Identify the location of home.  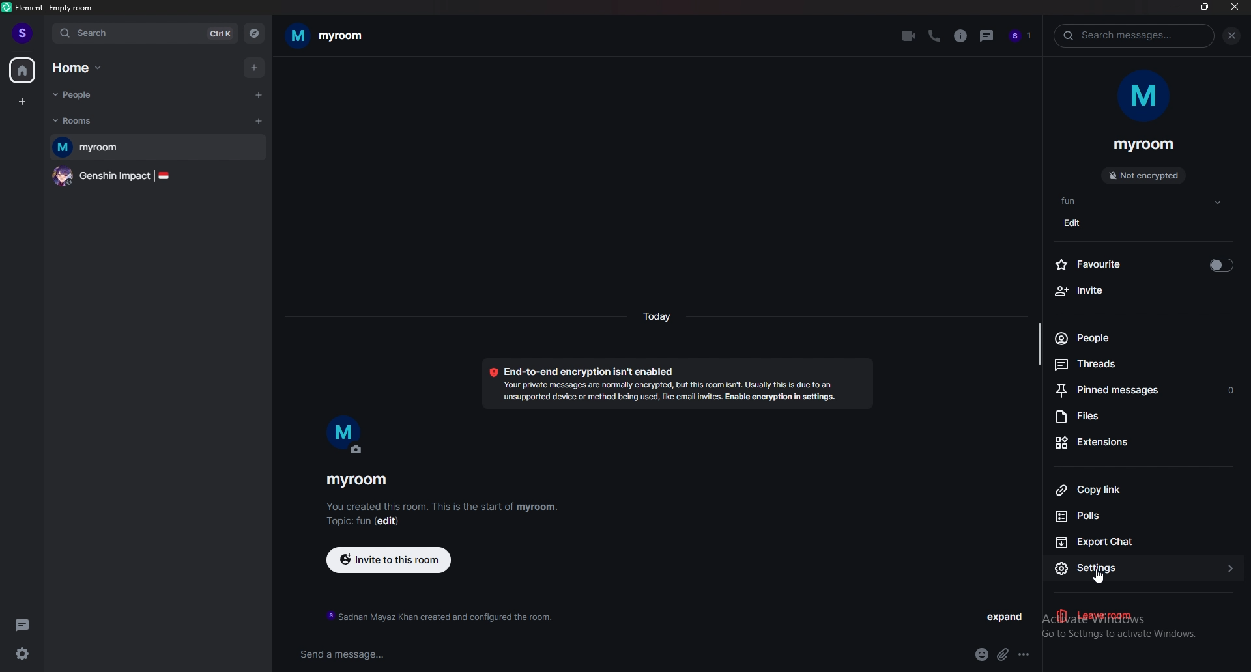
(23, 70).